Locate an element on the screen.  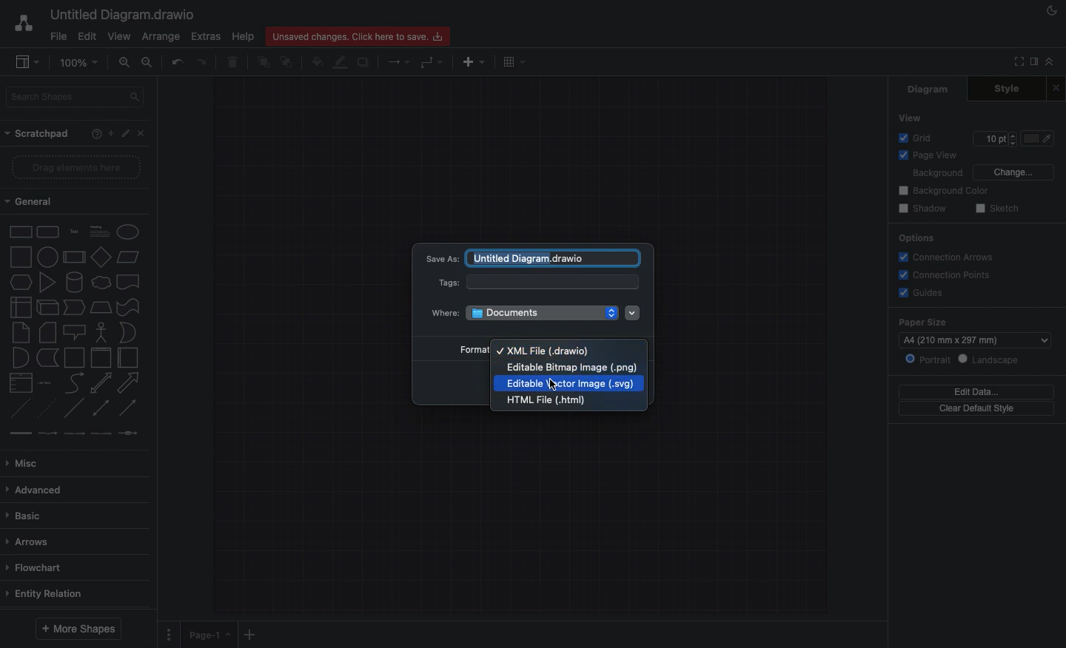
Close is located at coordinates (142, 133).